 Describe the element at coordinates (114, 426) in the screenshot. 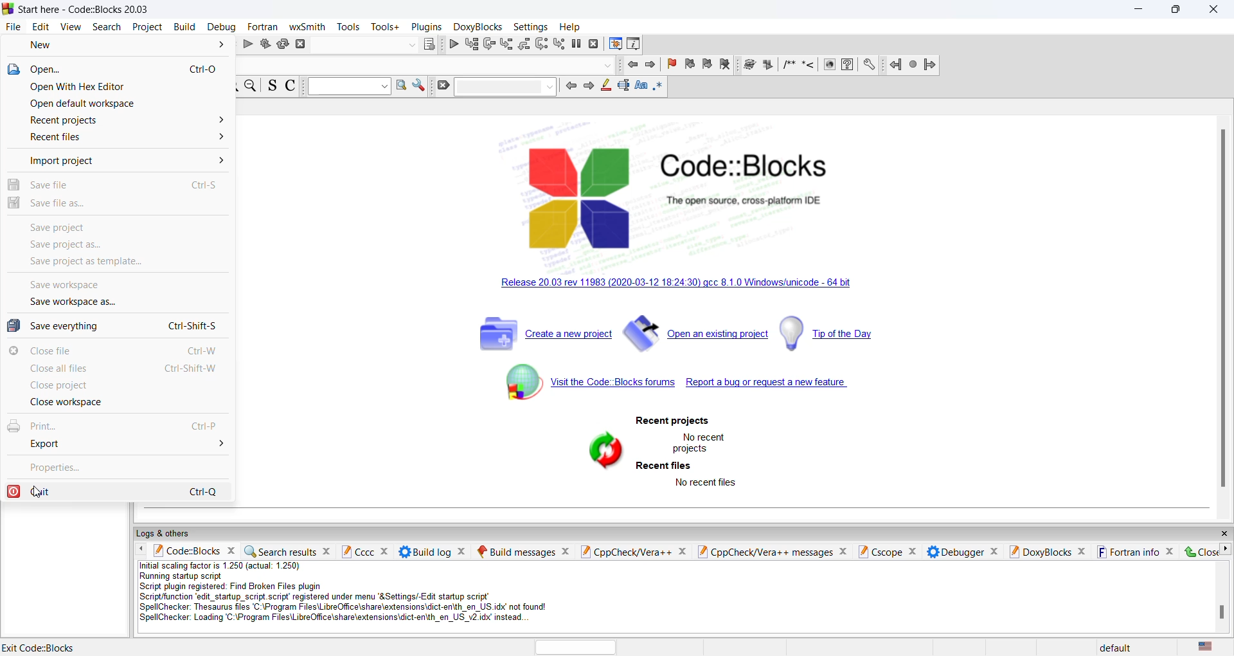

I see `print` at that location.